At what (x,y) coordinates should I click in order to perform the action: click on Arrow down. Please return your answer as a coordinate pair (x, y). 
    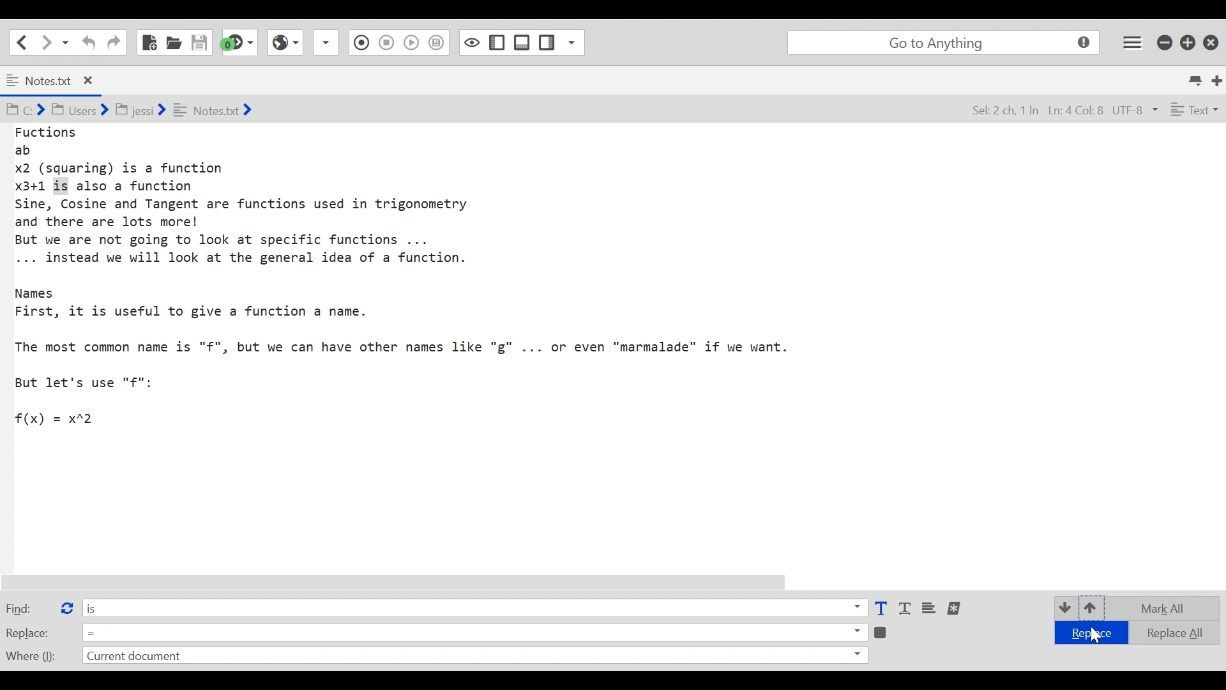
    Looking at the image, I should click on (1064, 607).